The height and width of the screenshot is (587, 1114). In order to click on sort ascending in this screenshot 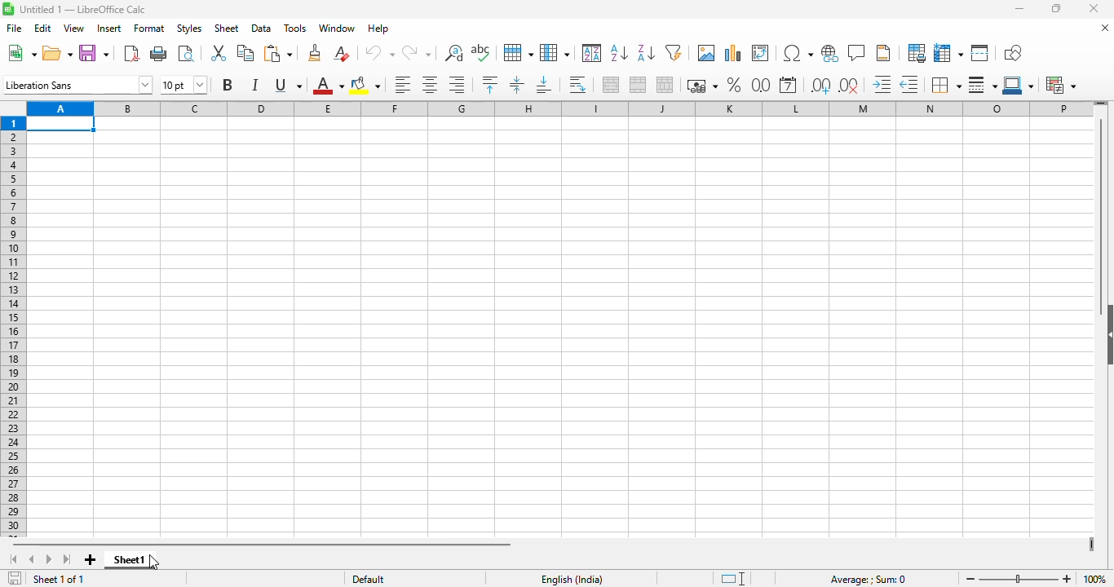, I will do `click(619, 53)`.